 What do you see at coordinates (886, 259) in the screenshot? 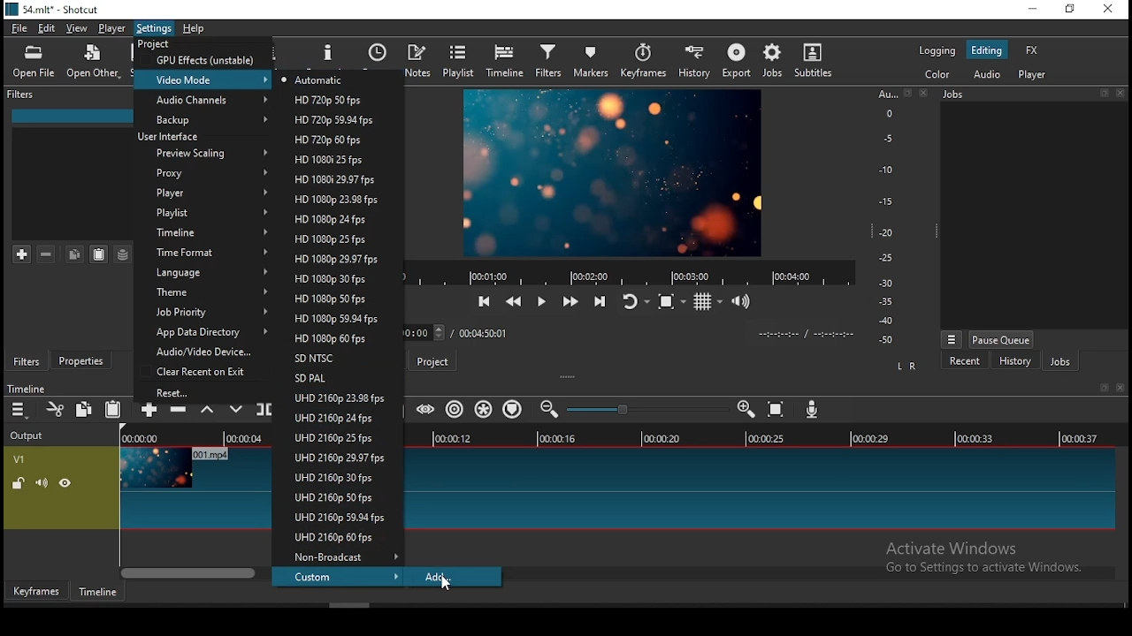
I see `-25` at bounding box center [886, 259].